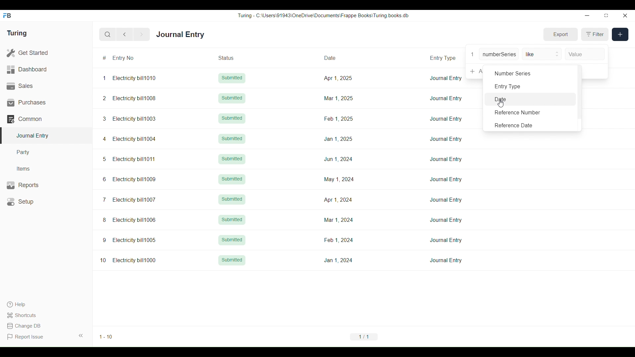 This screenshot has height=357, width=635. I want to click on Jan 1, 2025, so click(338, 139).